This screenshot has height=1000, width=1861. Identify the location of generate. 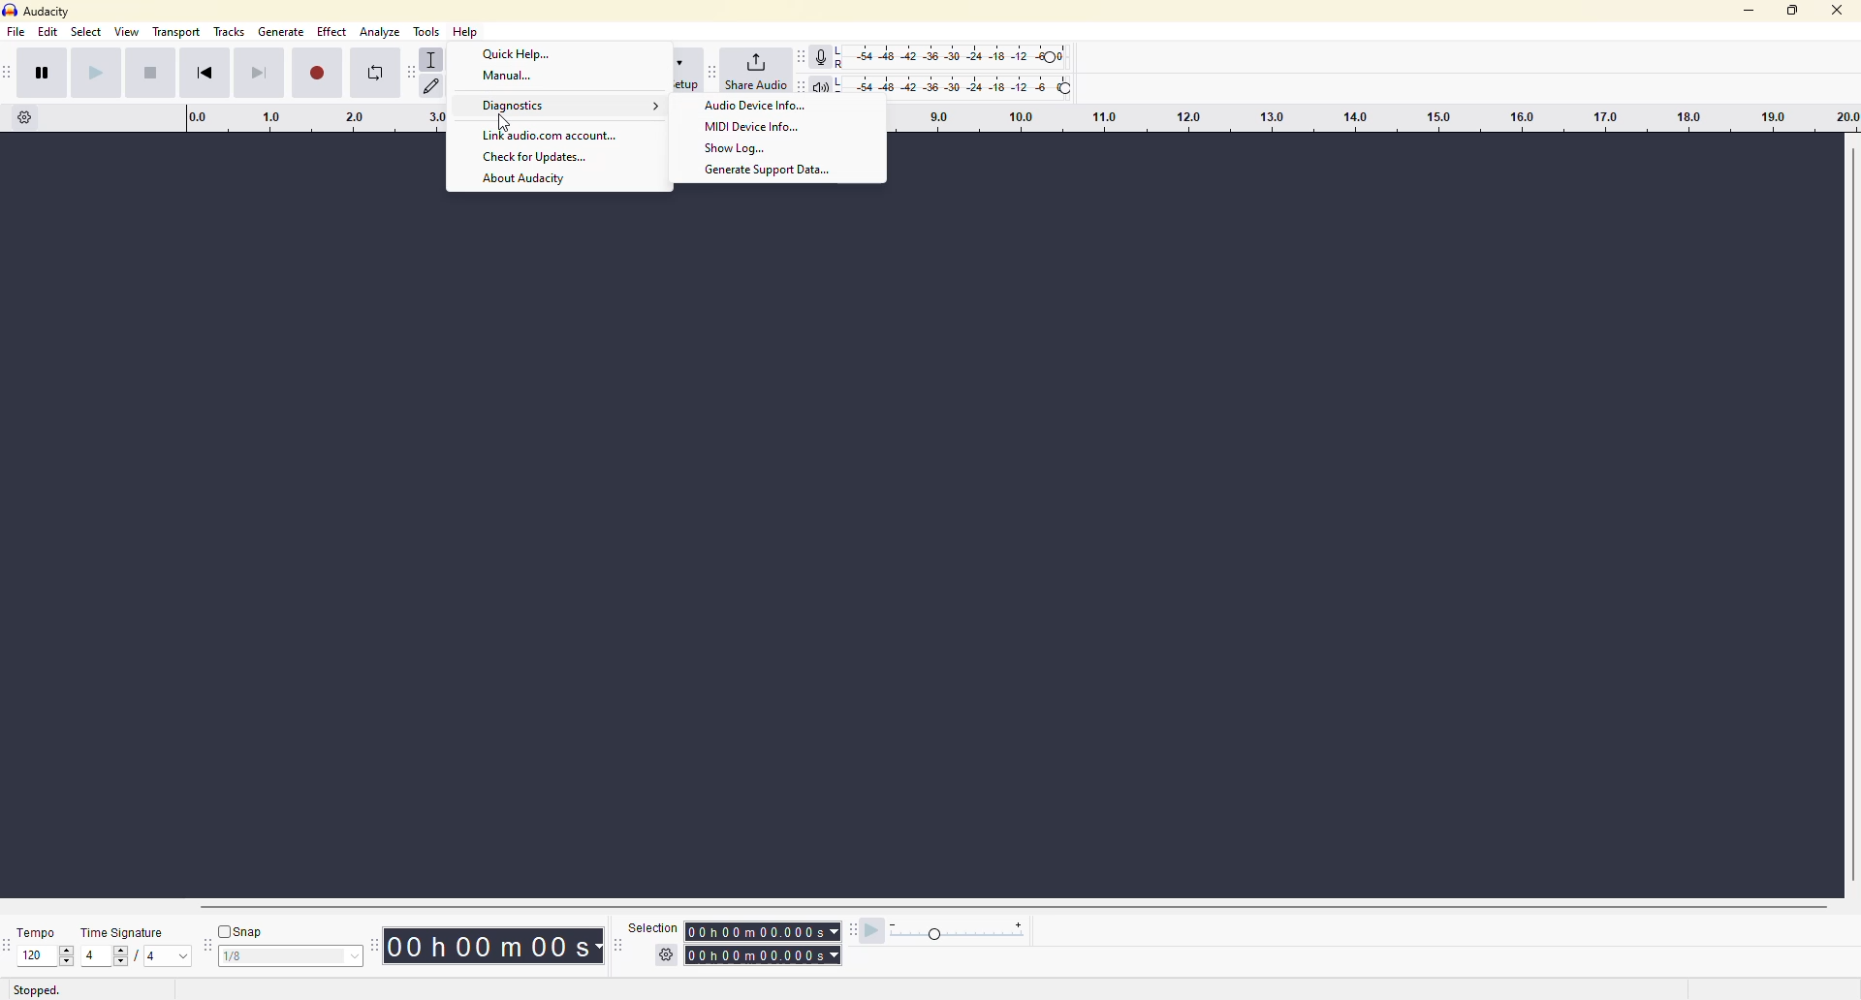
(282, 34).